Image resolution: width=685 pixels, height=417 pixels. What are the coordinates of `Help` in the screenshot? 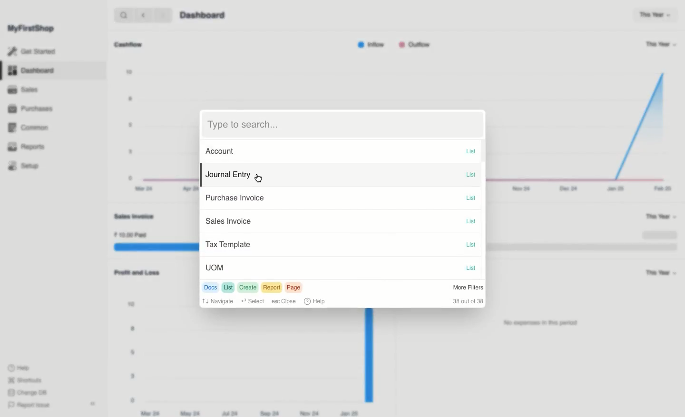 It's located at (18, 367).